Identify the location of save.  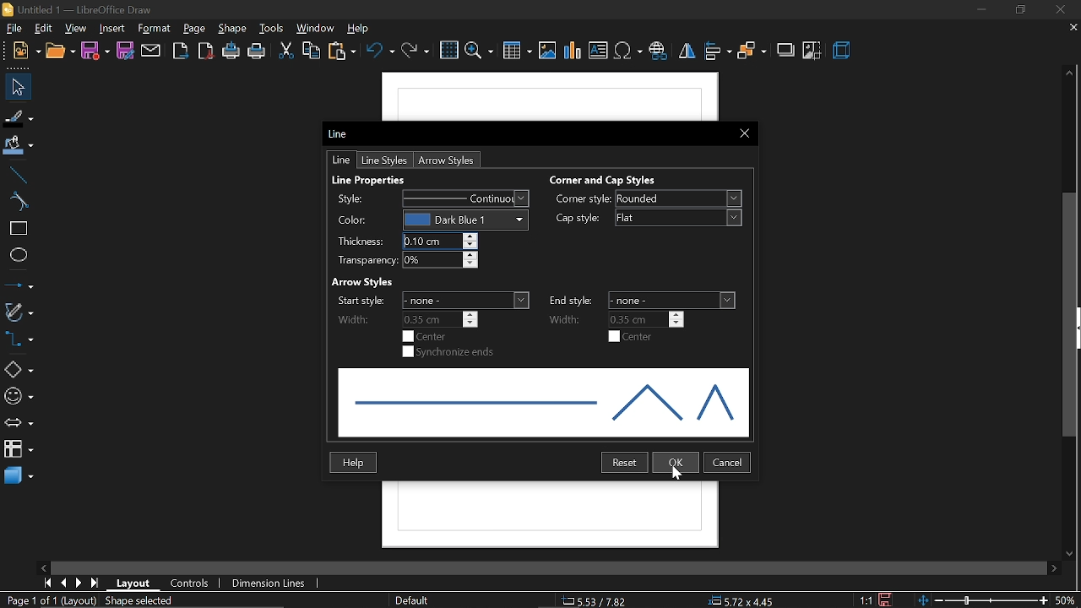
(95, 51).